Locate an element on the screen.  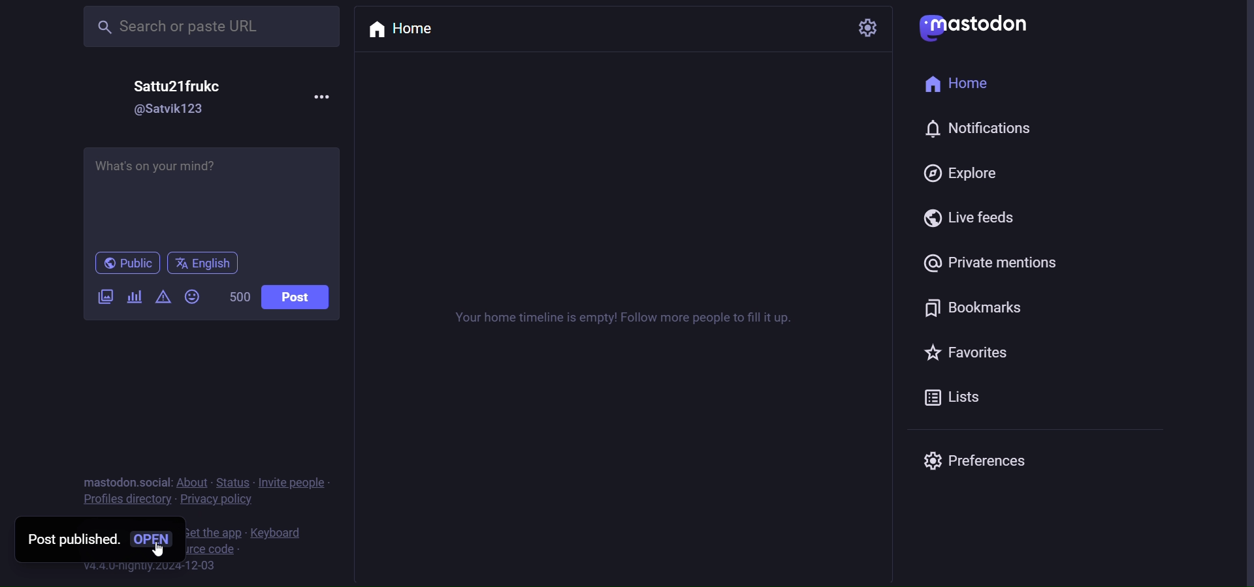
list is located at coordinates (958, 397).